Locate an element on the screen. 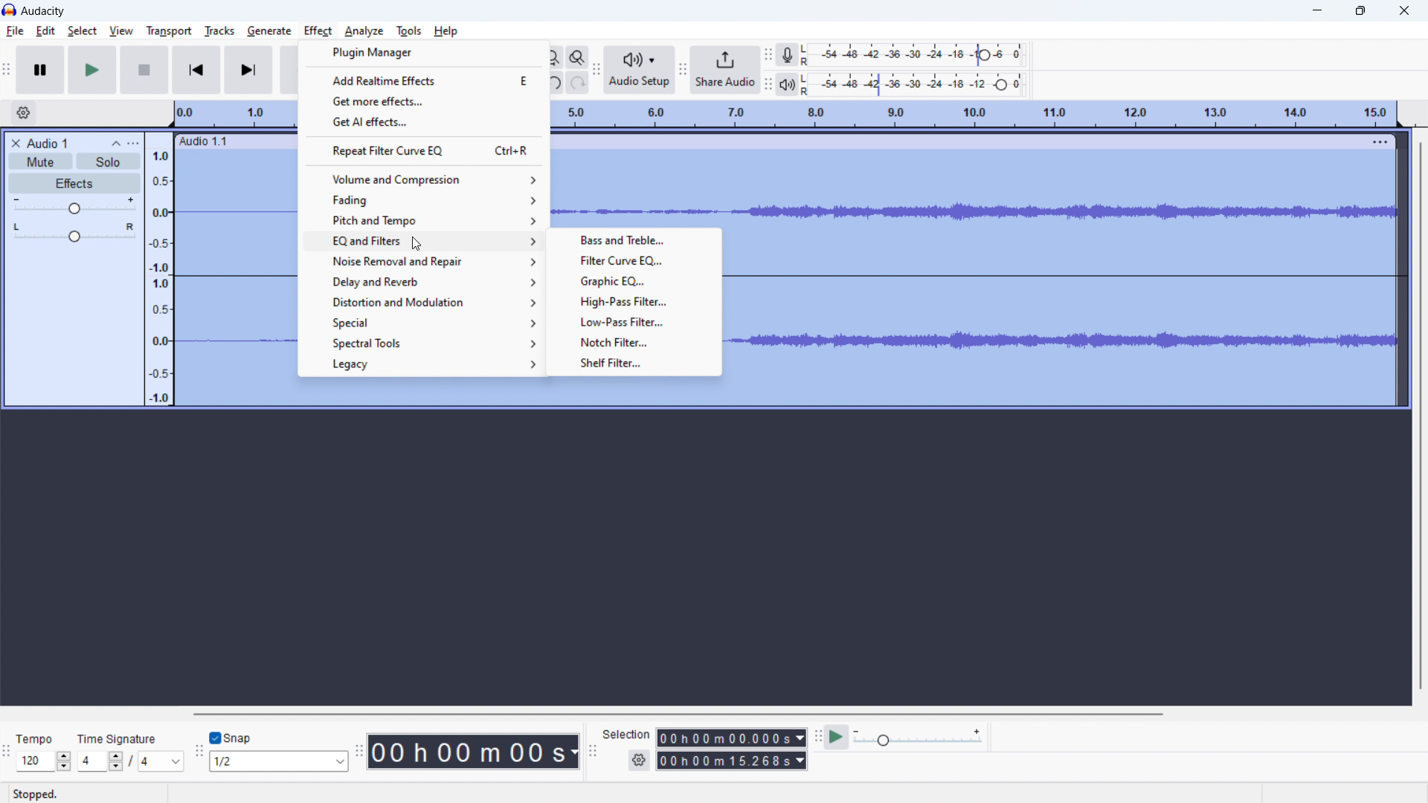 The width and height of the screenshot is (1428, 803). logo is located at coordinates (10, 9).